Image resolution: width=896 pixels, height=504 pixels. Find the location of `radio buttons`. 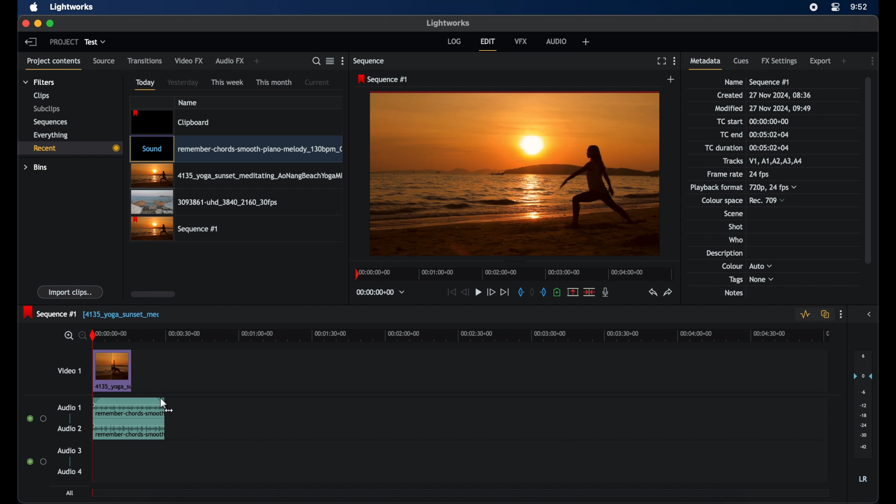

radio buttons is located at coordinates (36, 418).